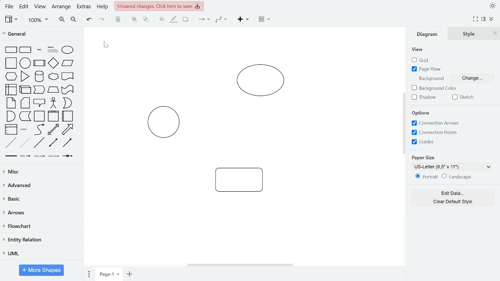 The width and height of the screenshot is (500, 281). What do you see at coordinates (429, 34) in the screenshot?
I see `diagram` at bounding box center [429, 34].